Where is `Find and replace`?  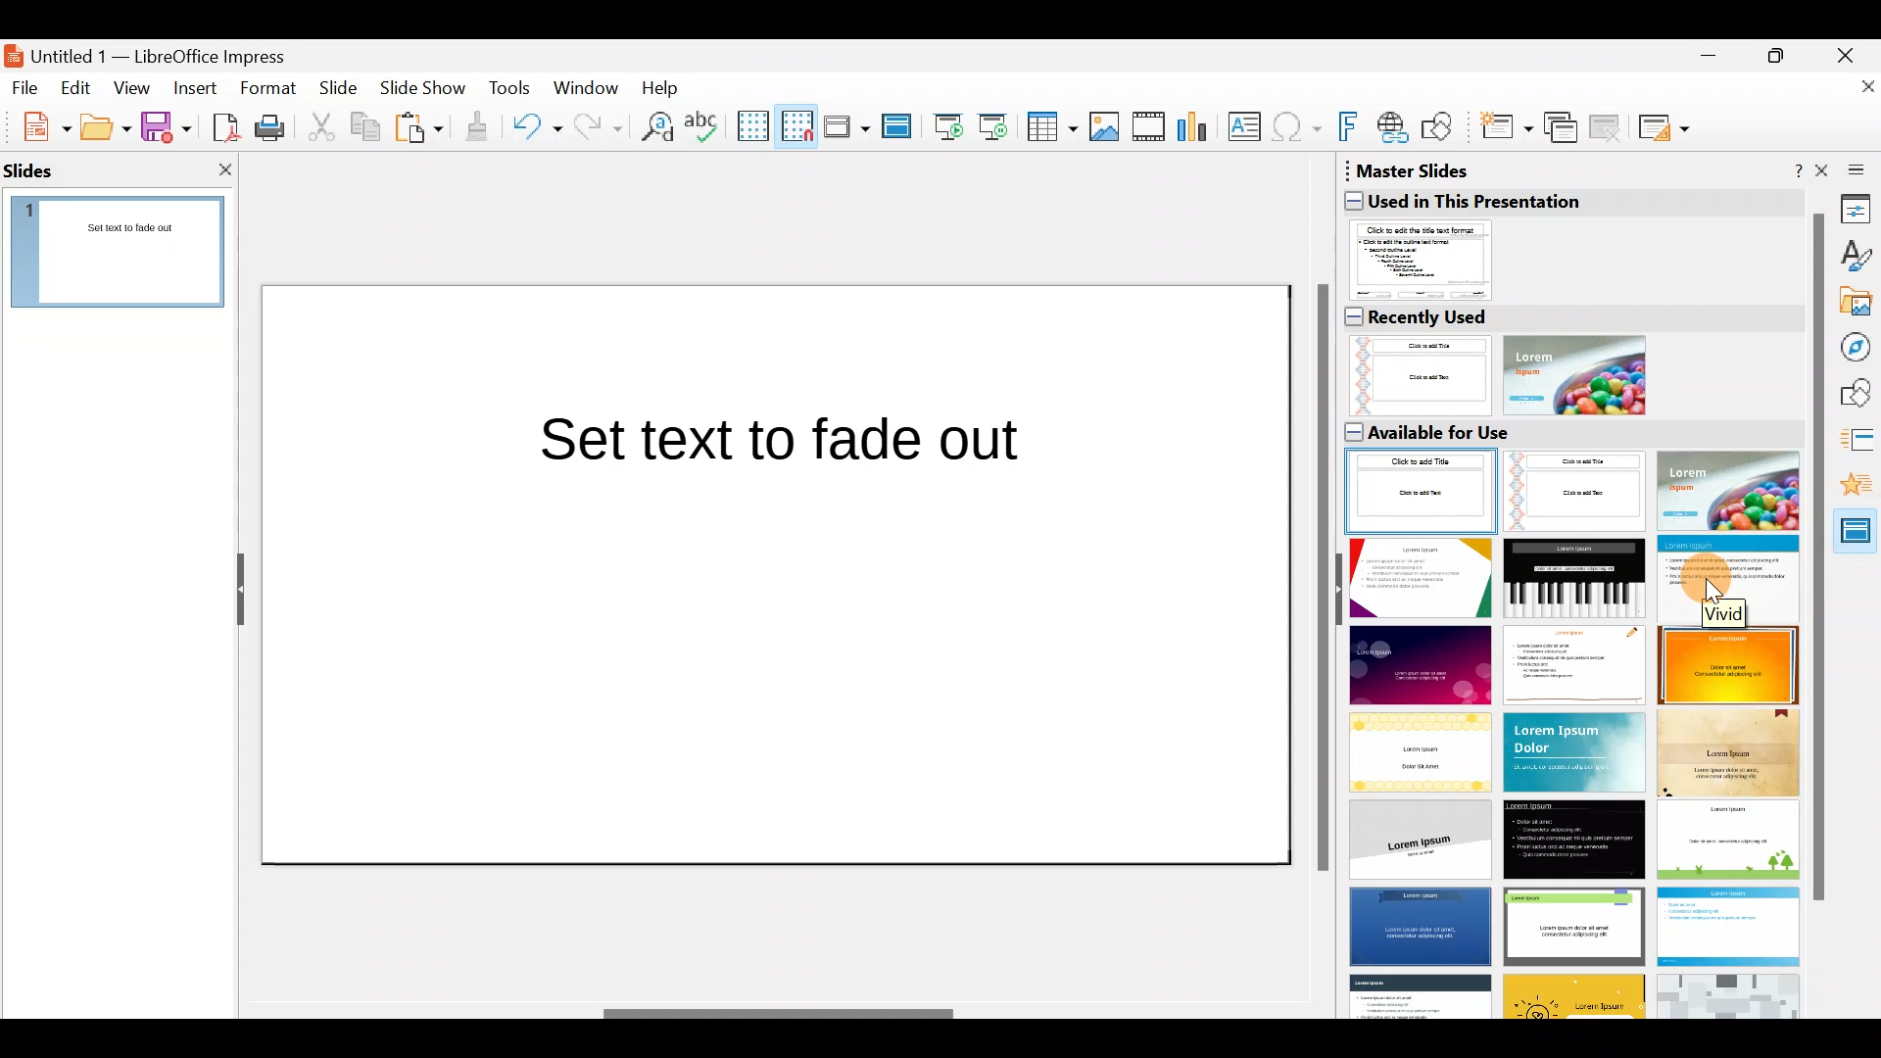 Find and replace is located at coordinates (653, 126).